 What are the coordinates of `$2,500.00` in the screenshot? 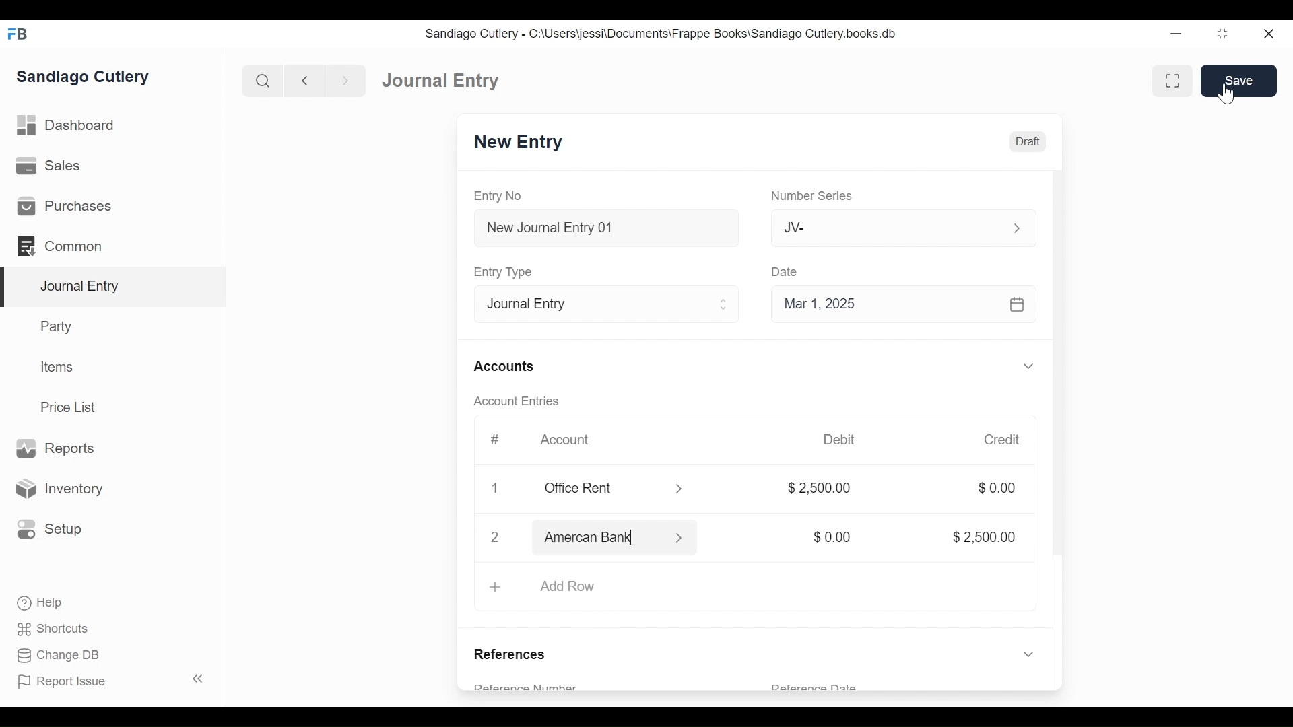 It's located at (976, 536).